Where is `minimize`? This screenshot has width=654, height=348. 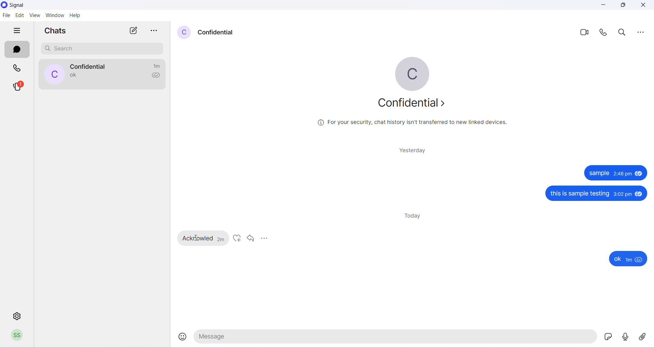
minimize is located at coordinates (603, 5).